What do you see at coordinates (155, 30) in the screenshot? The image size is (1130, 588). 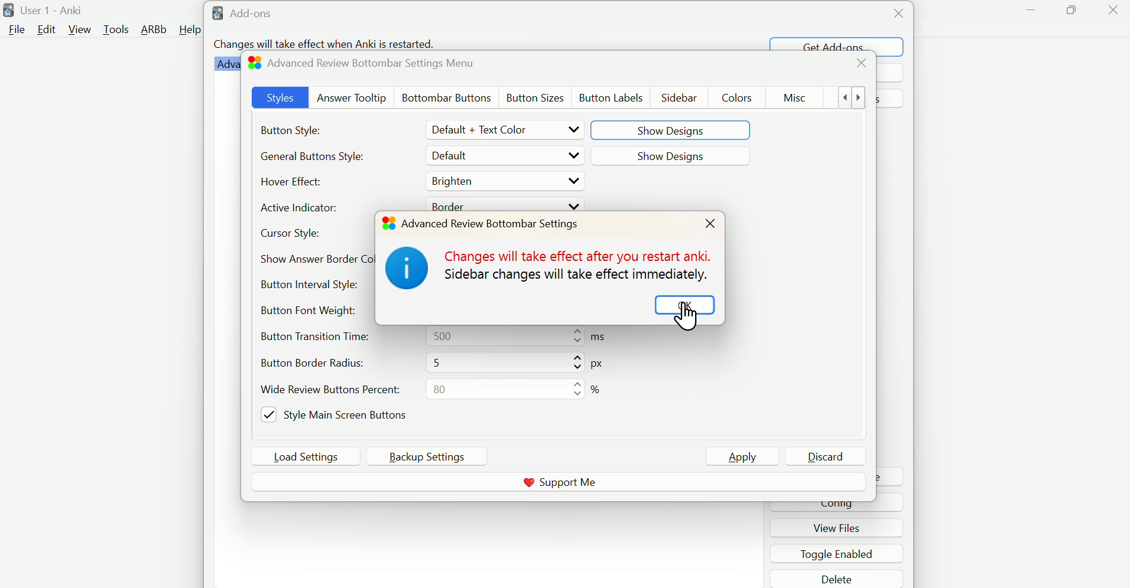 I see `ARBb` at bounding box center [155, 30].